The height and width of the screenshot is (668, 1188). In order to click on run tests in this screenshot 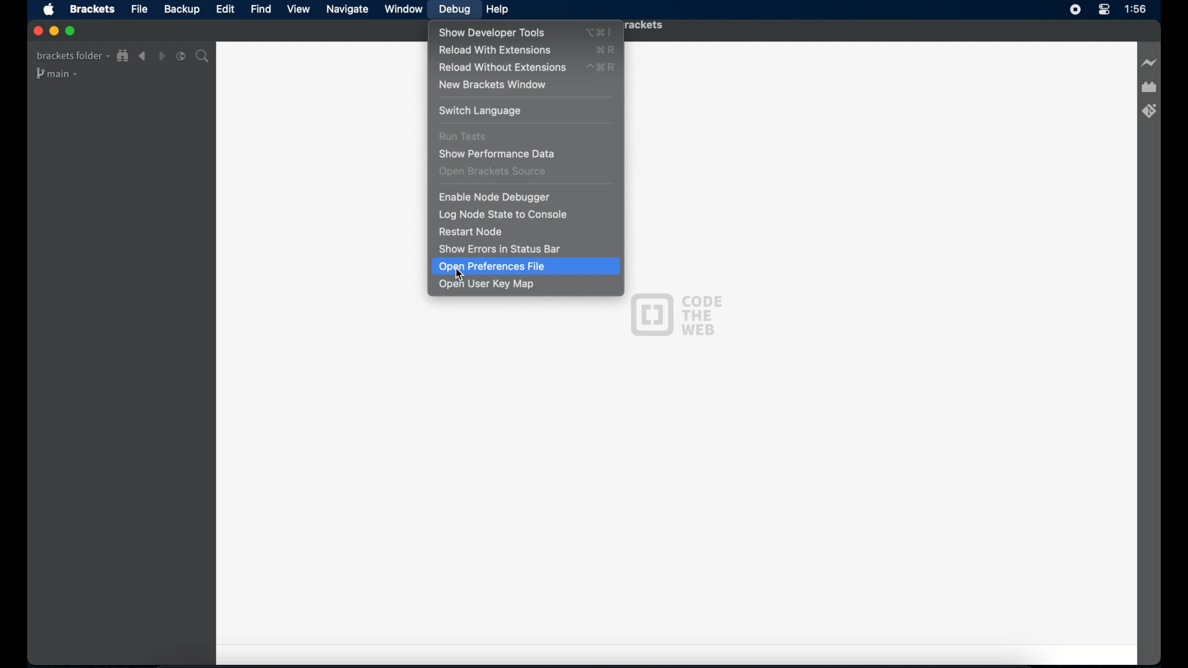, I will do `click(464, 137)`.